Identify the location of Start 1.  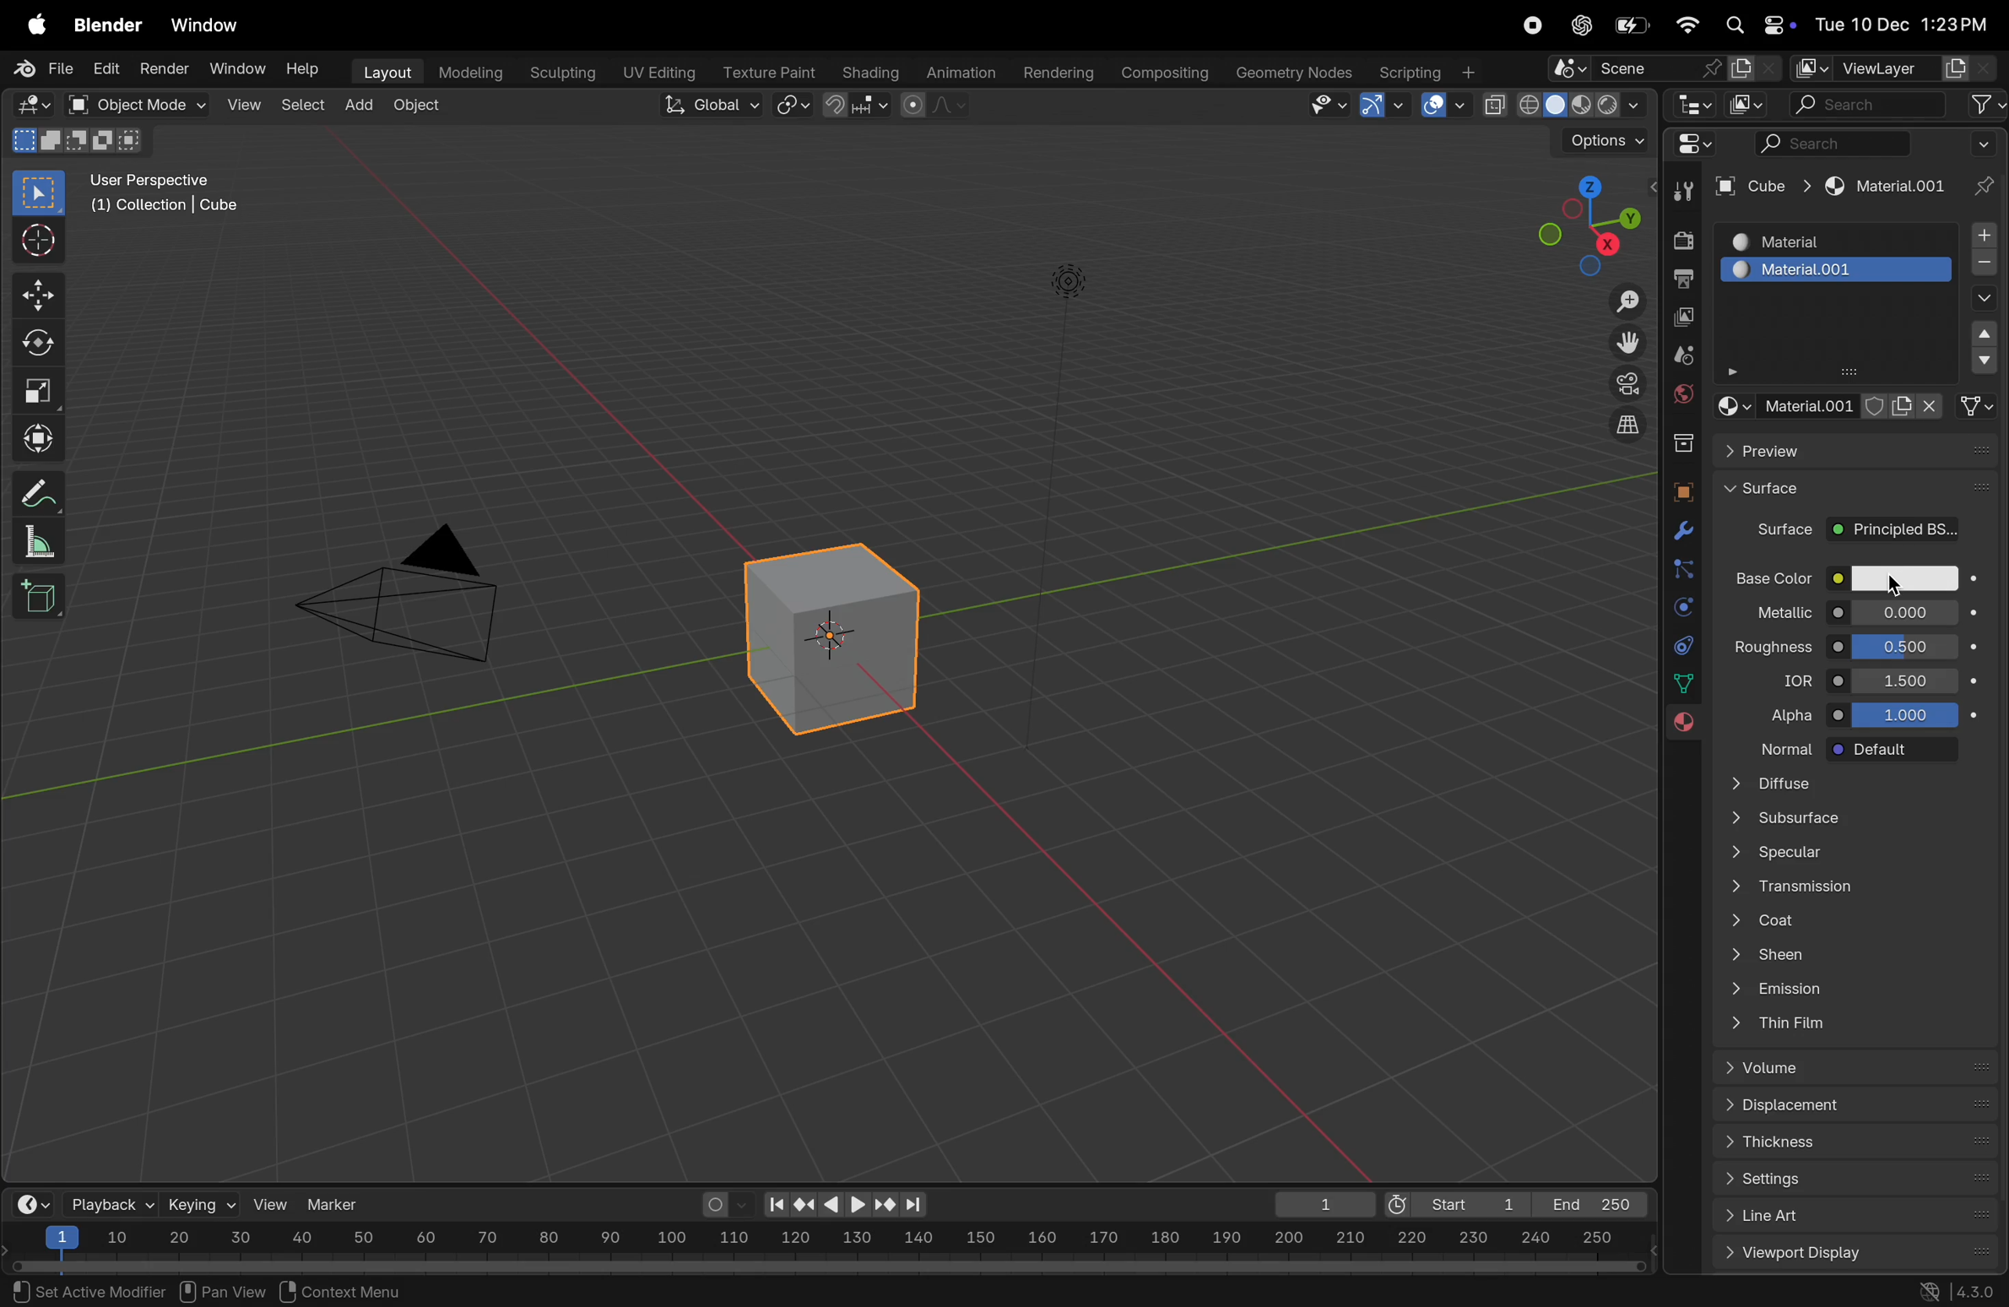
(1454, 1201).